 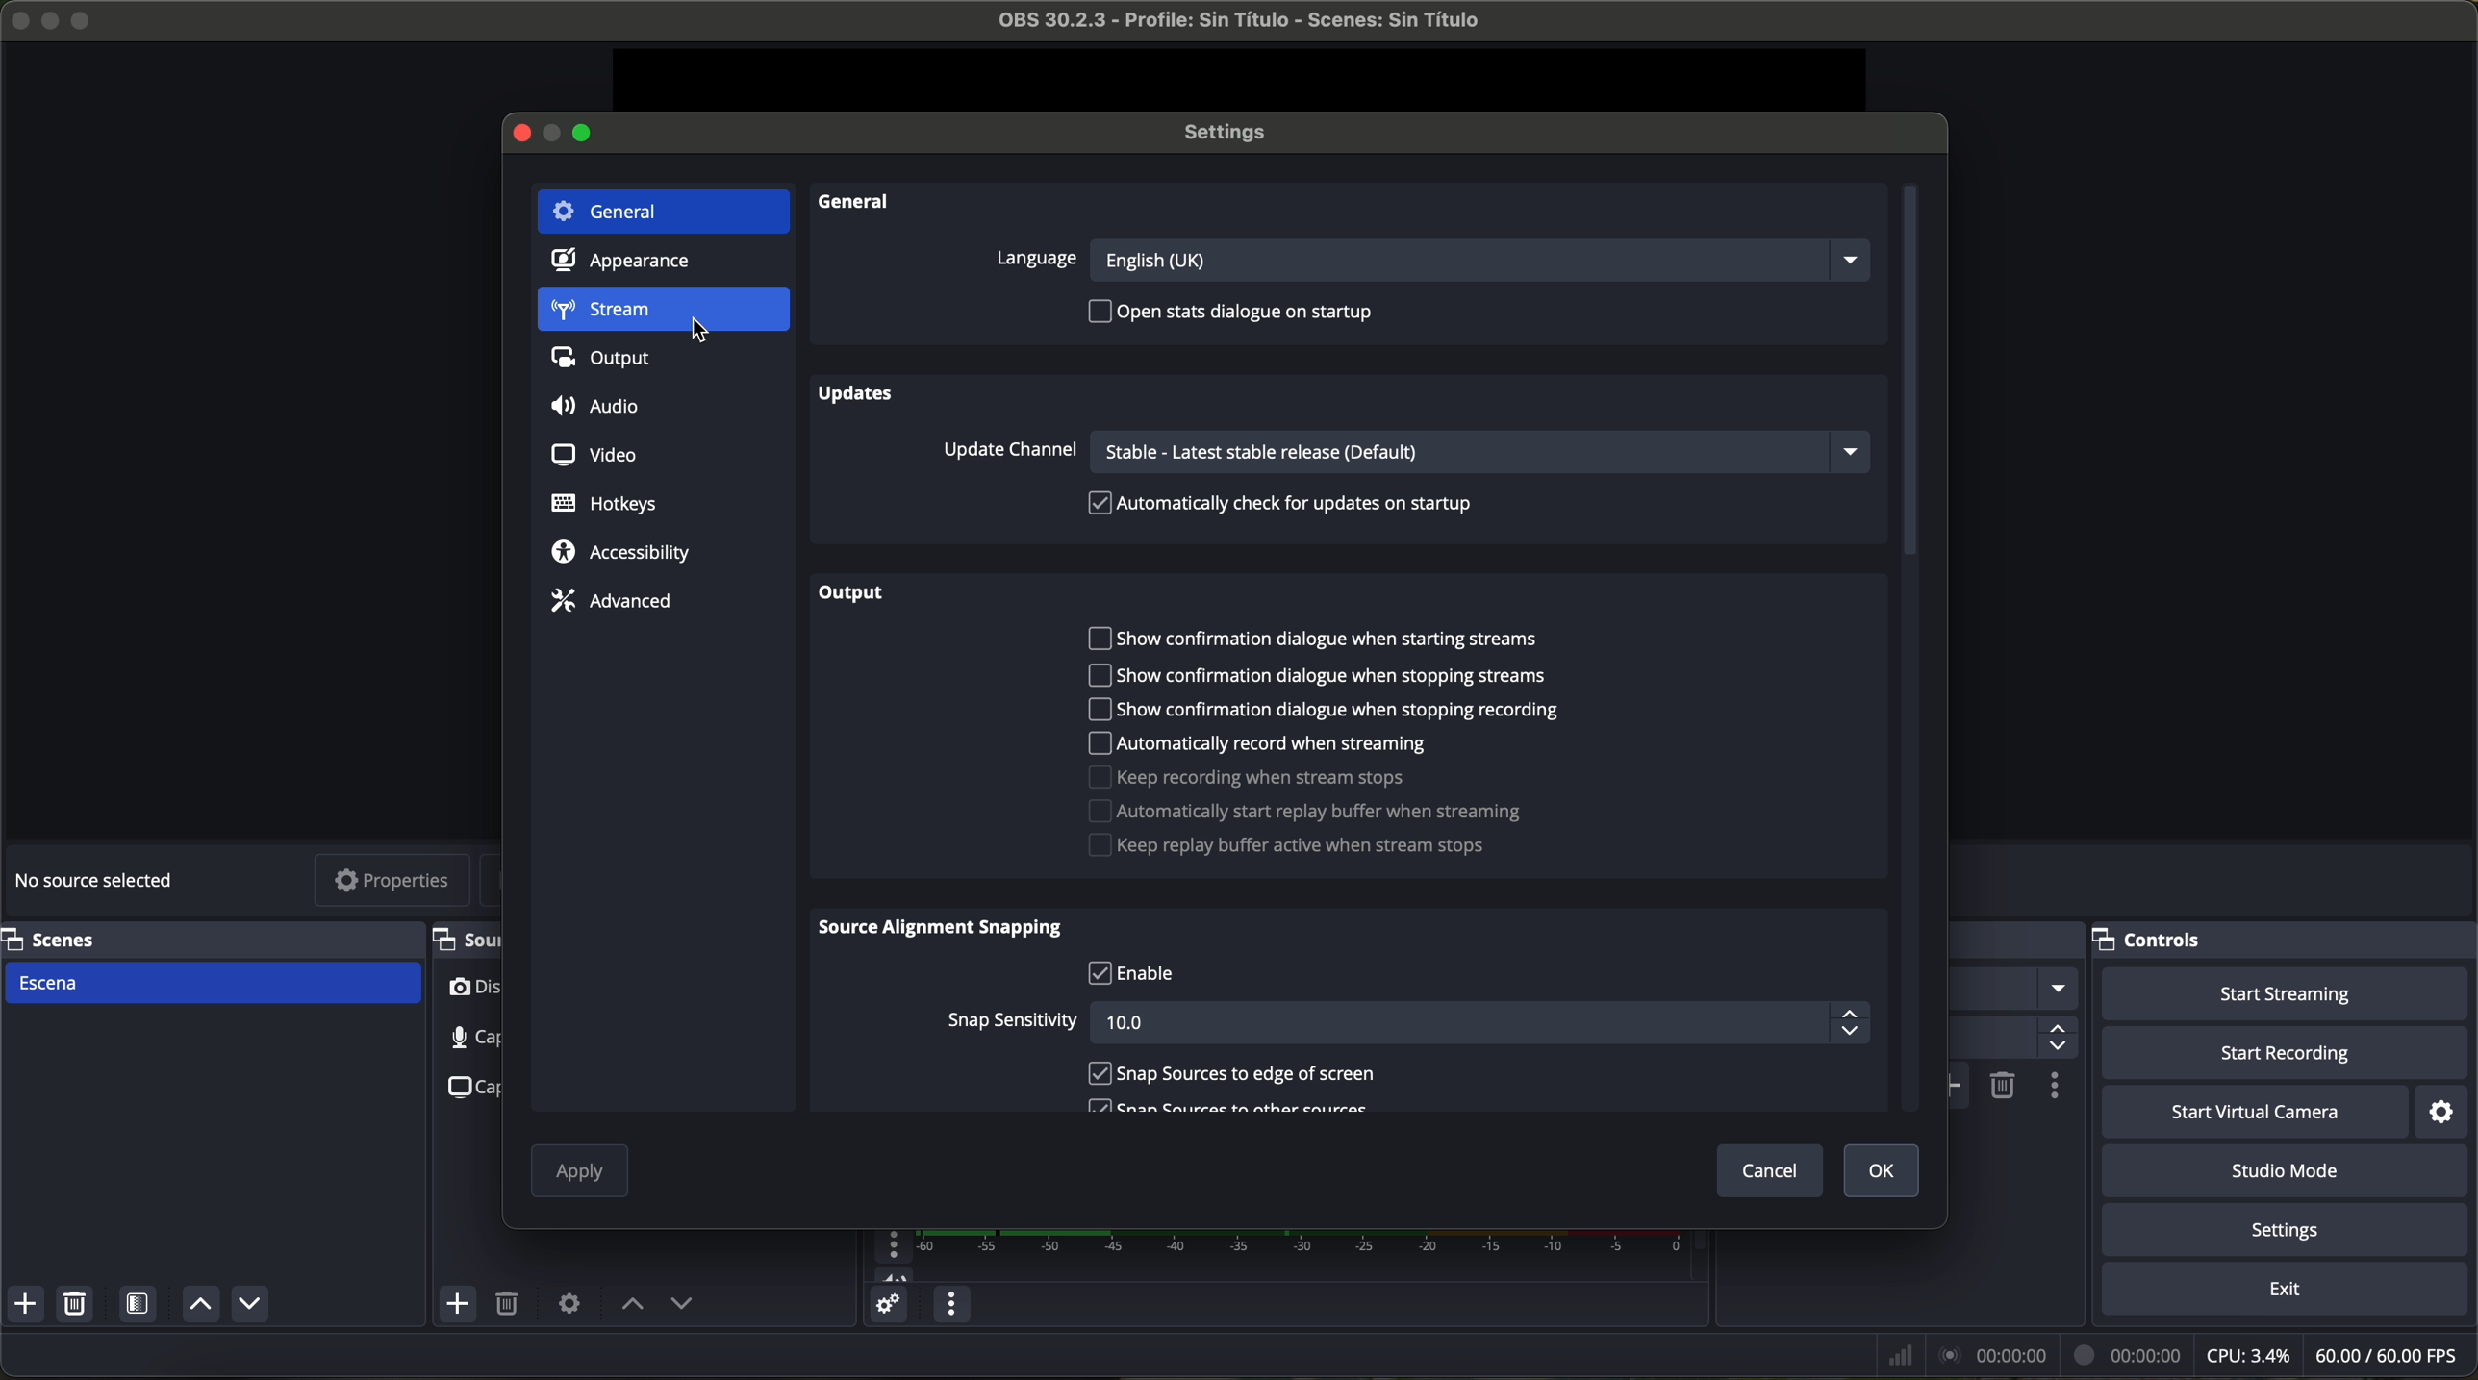 I want to click on automatically check for updates on startup, so click(x=1274, y=505).